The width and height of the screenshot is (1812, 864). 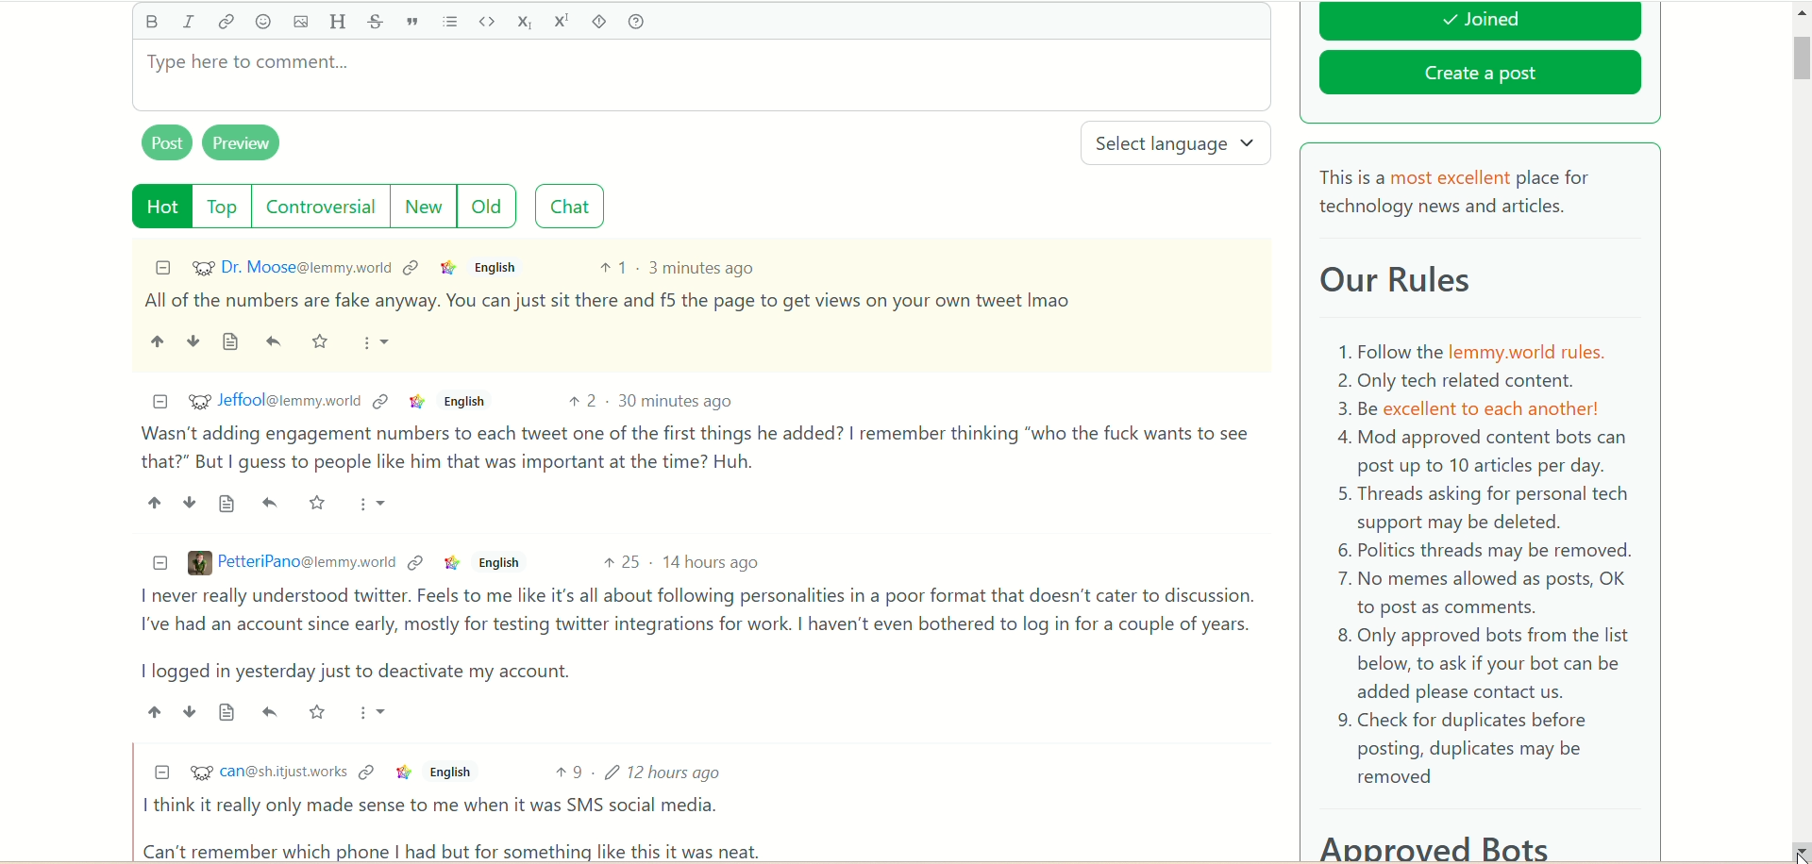 What do you see at coordinates (612, 267) in the screenshot?
I see `Upvote 1` at bounding box center [612, 267].